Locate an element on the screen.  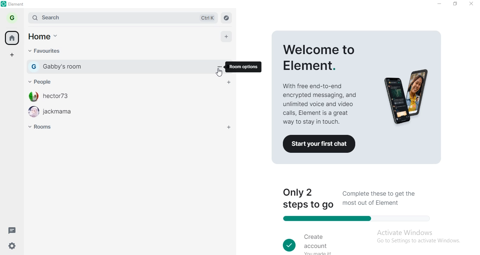
room options is located at coordinates (243, 67).